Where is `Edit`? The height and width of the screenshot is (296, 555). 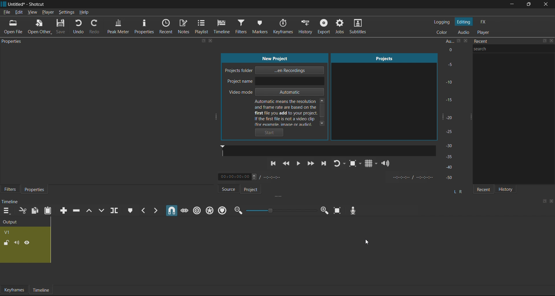
Edit is located at coordinates (19, 12).